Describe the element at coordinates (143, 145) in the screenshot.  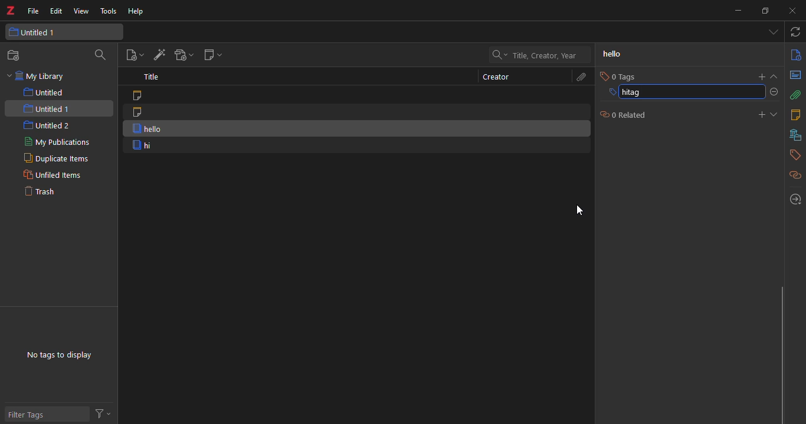
I see `hi` at that location.